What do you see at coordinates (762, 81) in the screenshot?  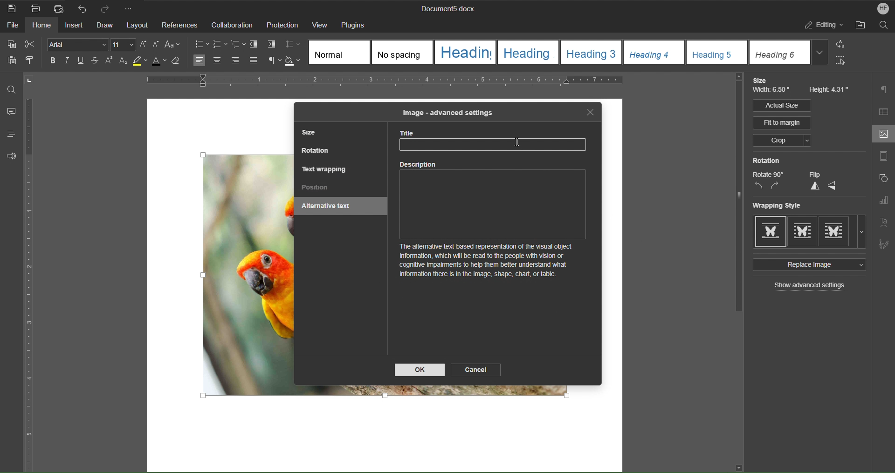 I see `Size` at bounding box center [762, 81].